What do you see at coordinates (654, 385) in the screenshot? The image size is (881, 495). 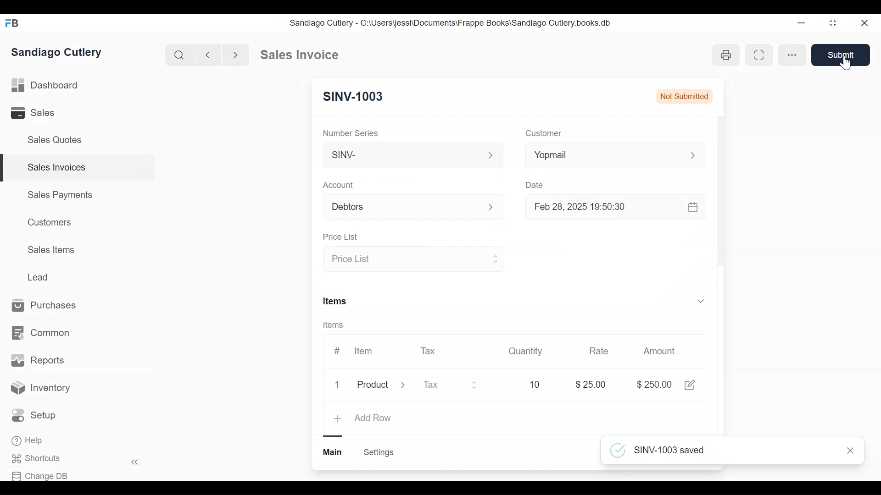 I see `$25.00` at bounding box center [654, 385].